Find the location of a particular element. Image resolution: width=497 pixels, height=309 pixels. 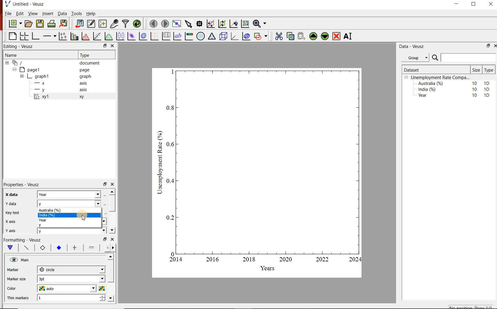

move to previous page is located at coordinates (154, 23).